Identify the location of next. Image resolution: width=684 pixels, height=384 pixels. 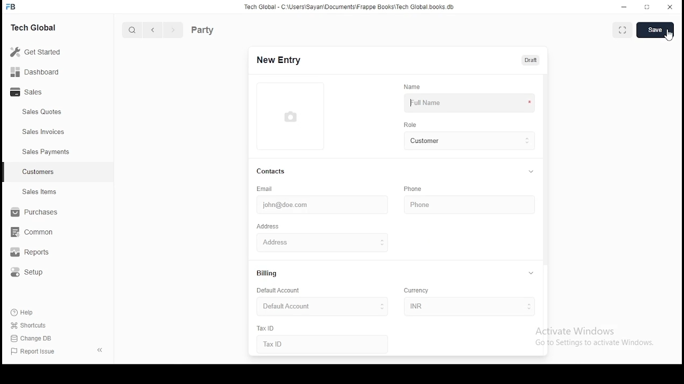
(172, 30).